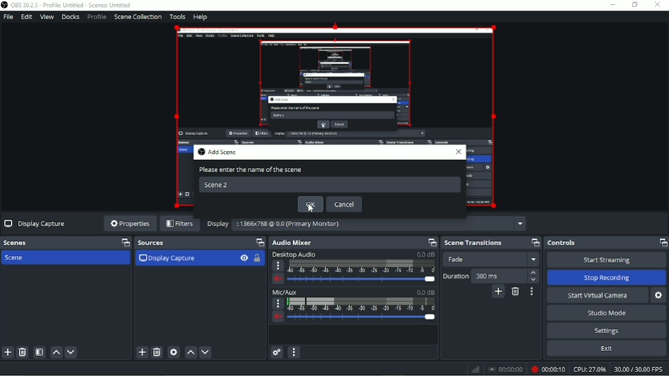 This screenshot has width=669, height=376. Describe the element at coordinates (259, 259) in the screenshot. I see `Lock` at that location.